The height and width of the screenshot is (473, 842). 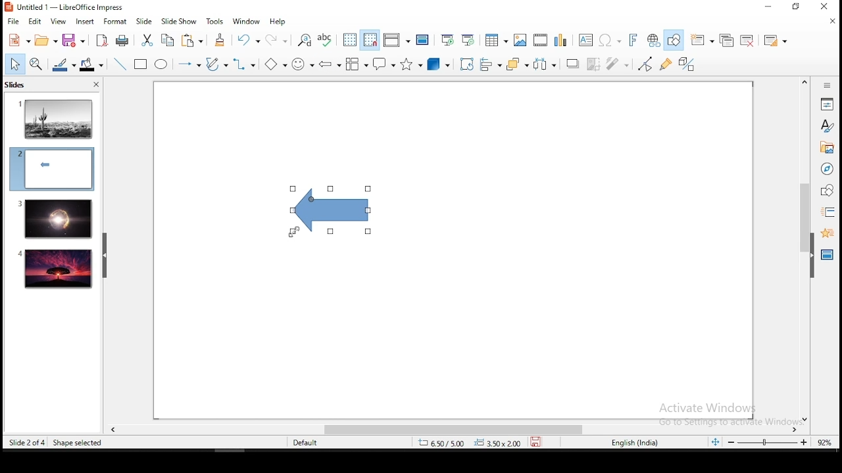 I want to click on arrange, so click(x=519, y=65).